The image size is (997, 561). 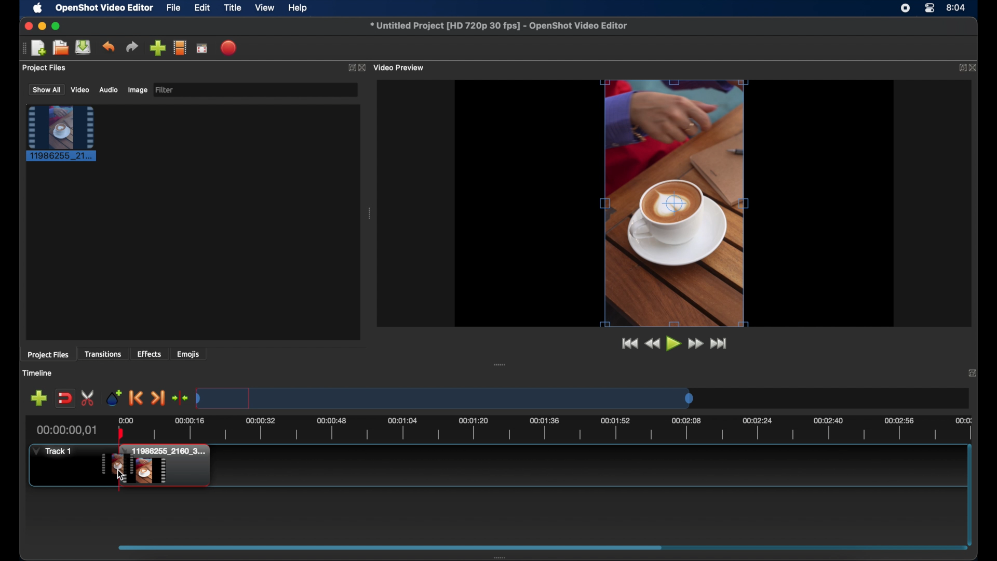 I want to click on openshot video editor, so click(x=105, y=8).